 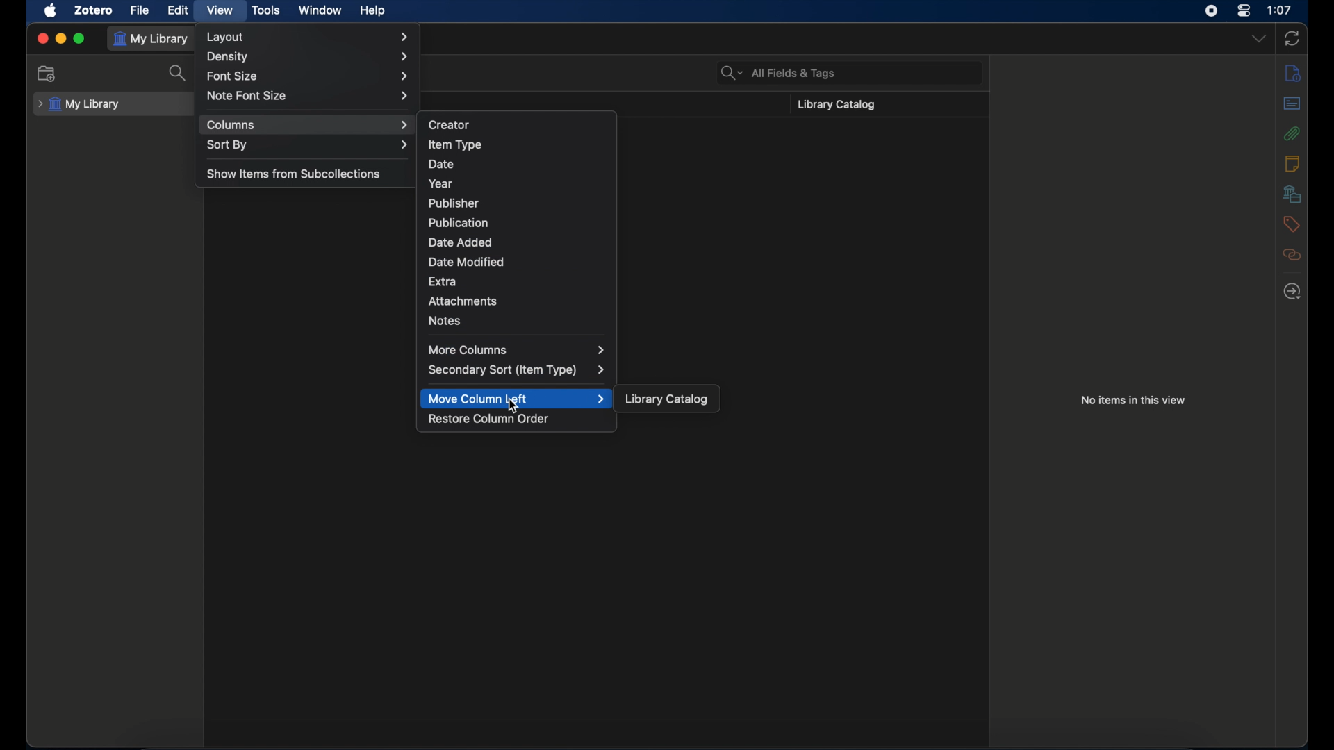 What do you see at coordinates (834, 105) in the screenshot?
I see `library catalog` at bounding box center [834, 105].